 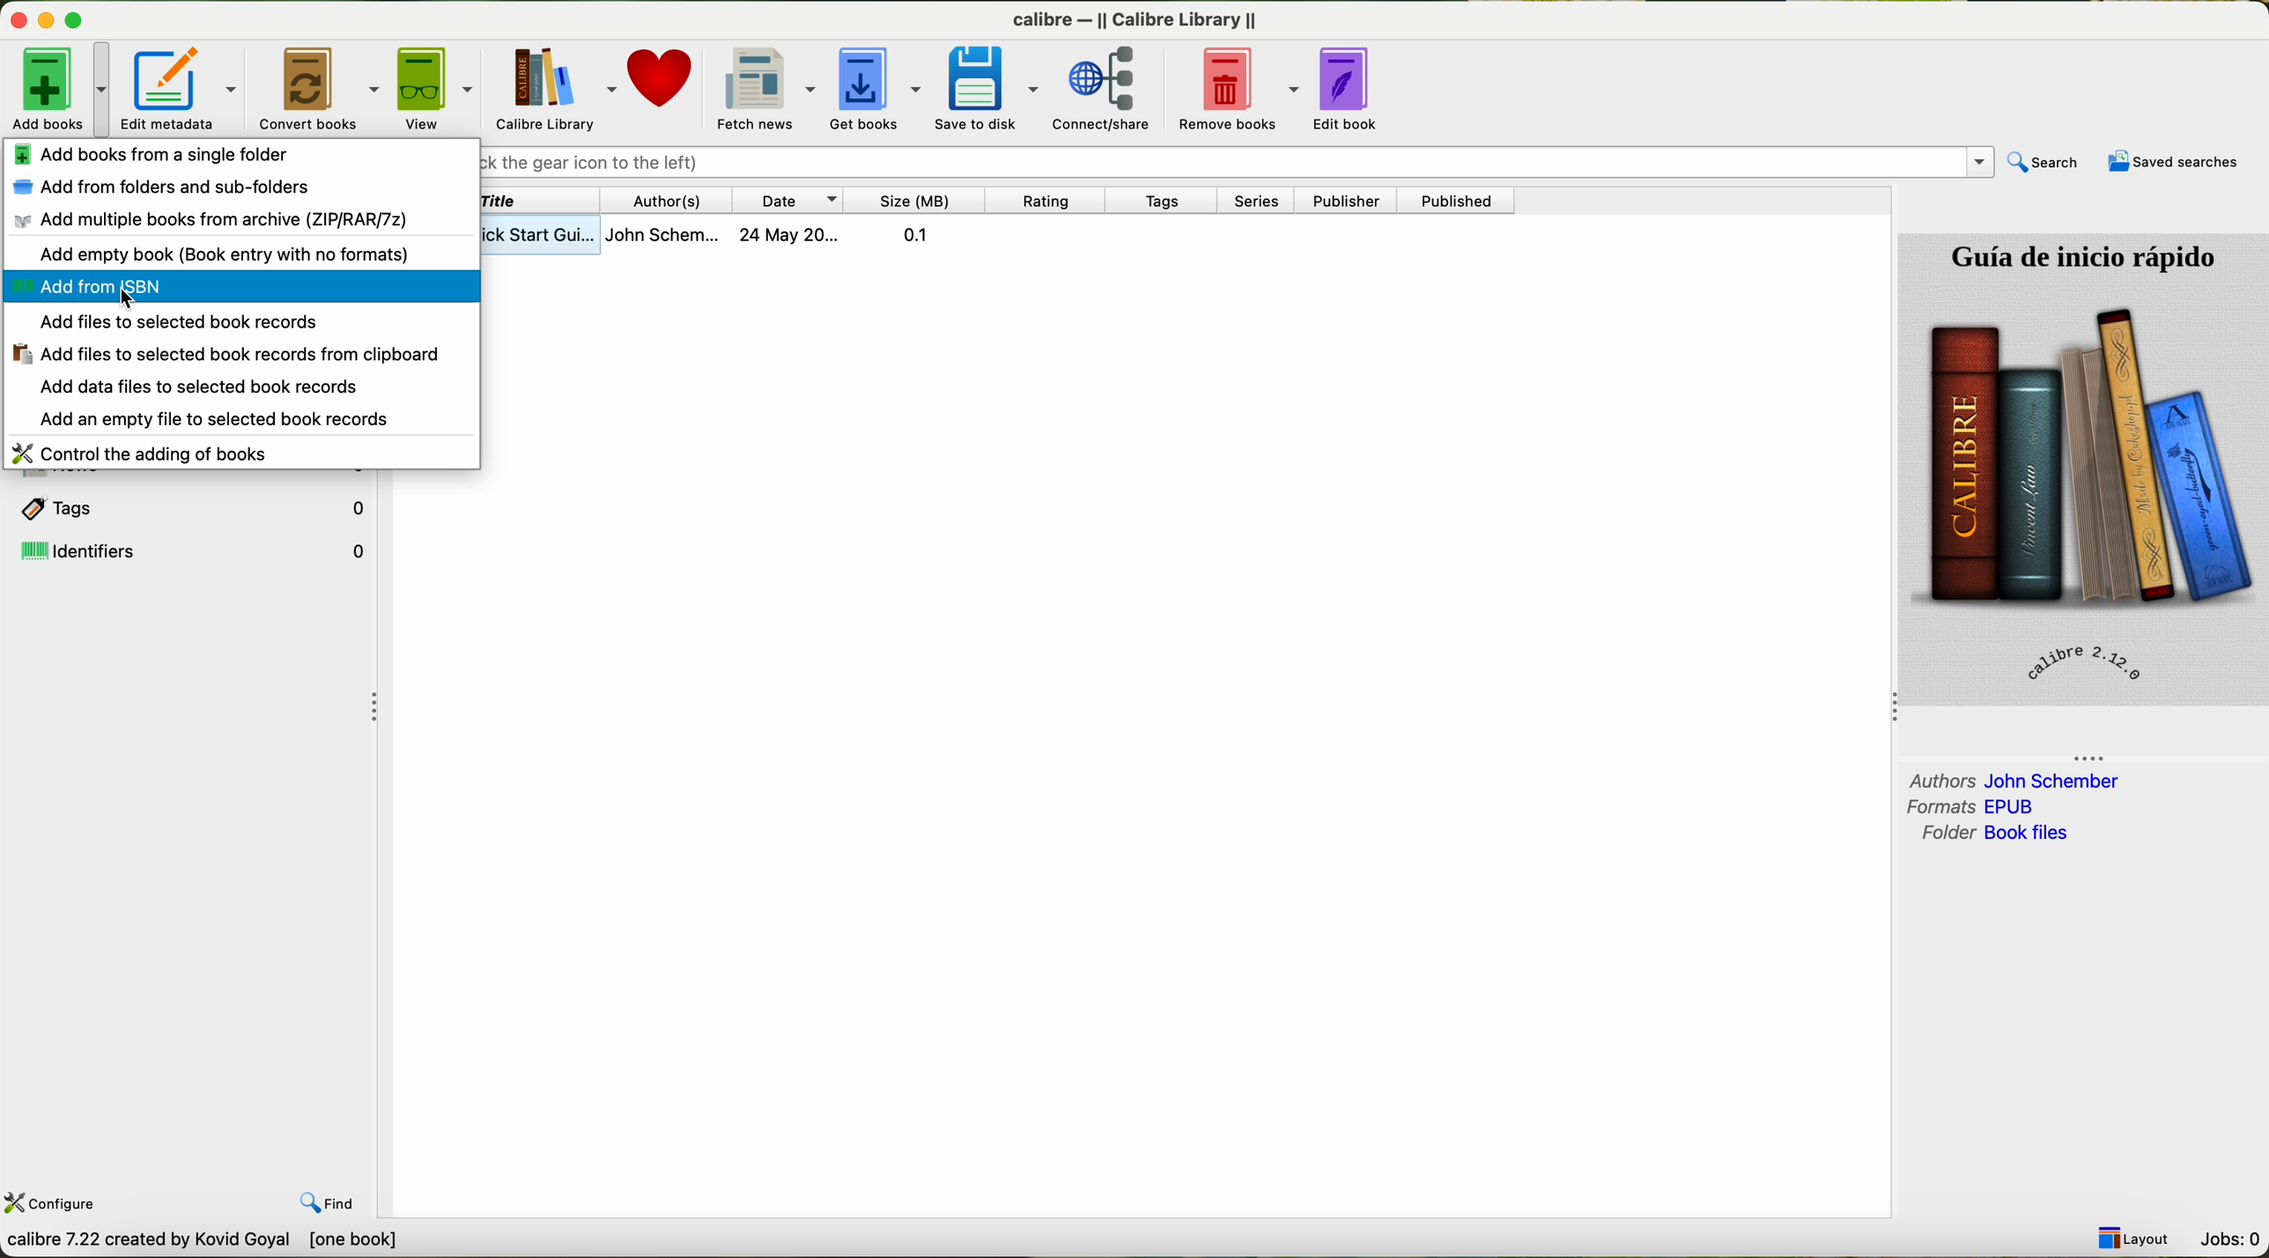 What do you see at coordinates (187, 85) in the screenshot?
I see `edit metadata` at bounding box center [187, 85].